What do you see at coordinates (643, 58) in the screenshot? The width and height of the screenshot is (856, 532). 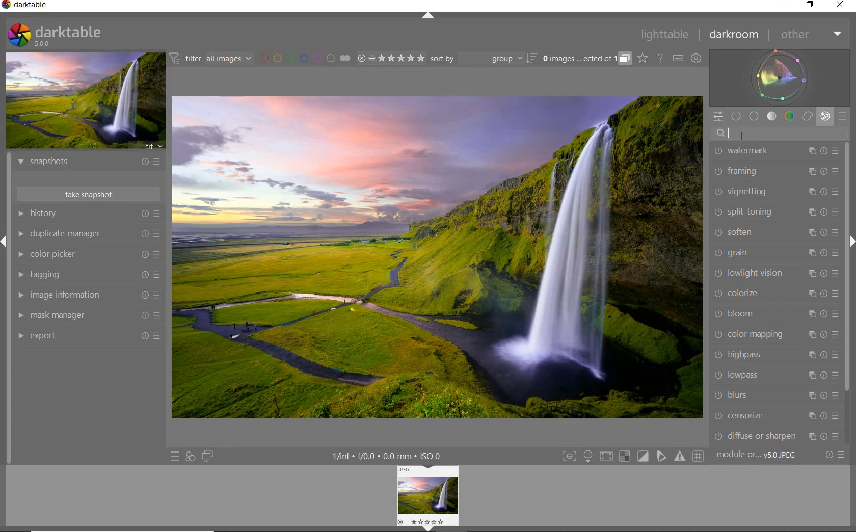 I see `CLICK TO CHANGE THE OVERLAYS SHOWN ON THUMBNAILS` at bounding box center [643, 58].